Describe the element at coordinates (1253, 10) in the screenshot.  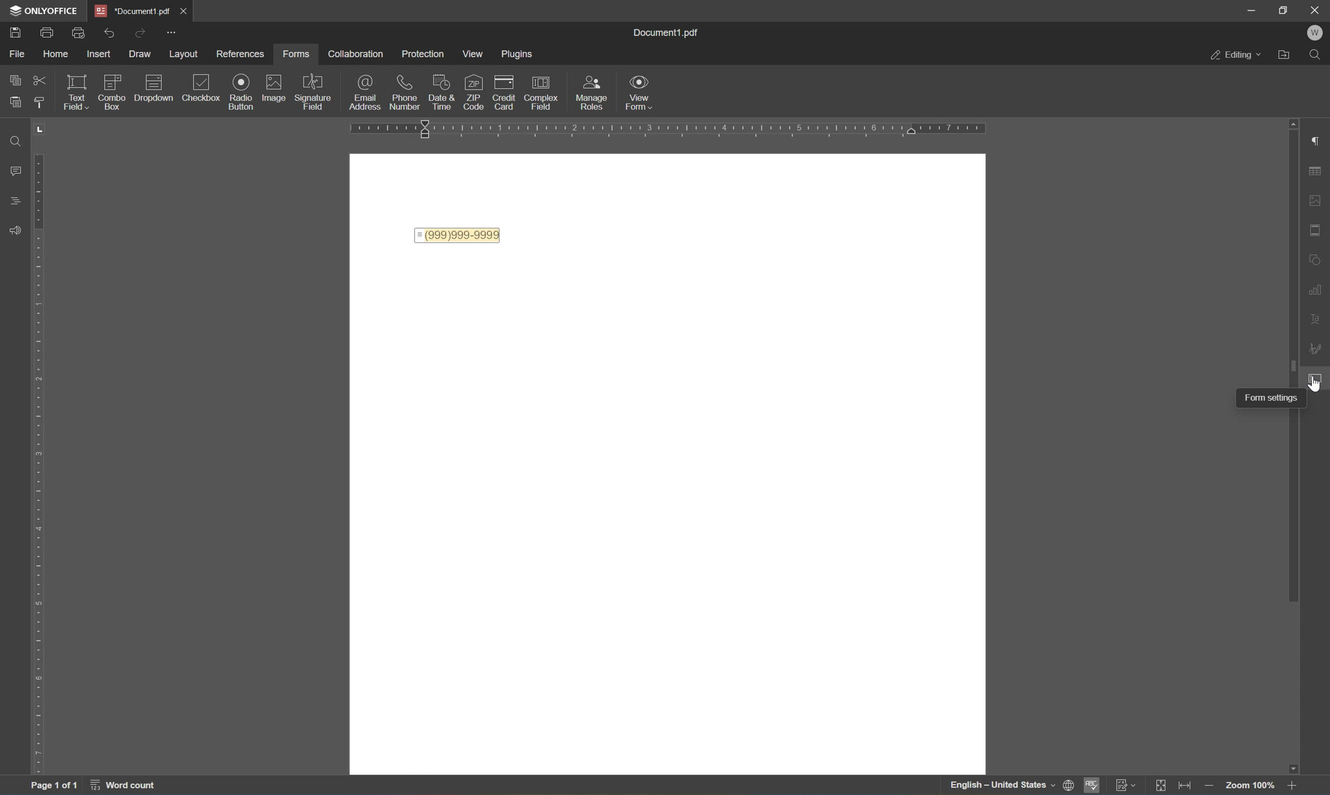
I see `minimize` at that location.